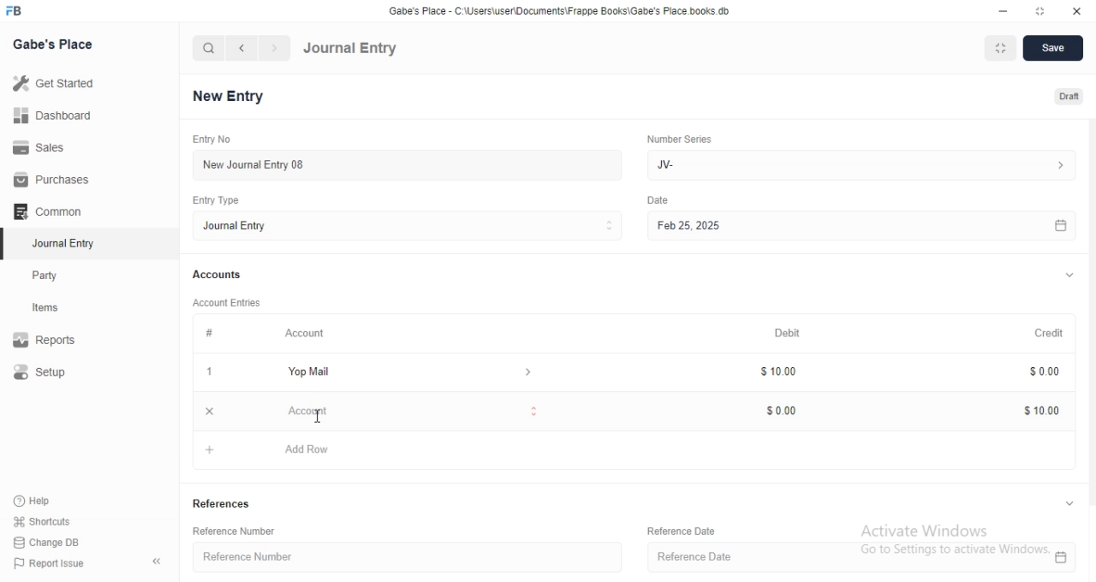  Describe the element at coordinates (209, 49) in the screenshot. I see `search` at that location.